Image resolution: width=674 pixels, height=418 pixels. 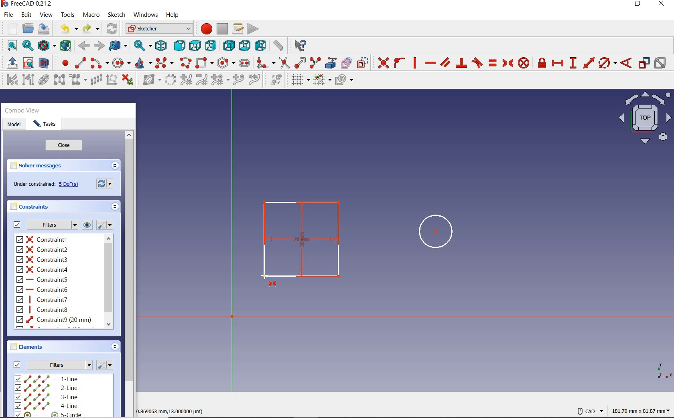 What do you see at coordinates (431, 63) in the screenshot?
I see `constrain horizontally` at bounding box center [431, 63].